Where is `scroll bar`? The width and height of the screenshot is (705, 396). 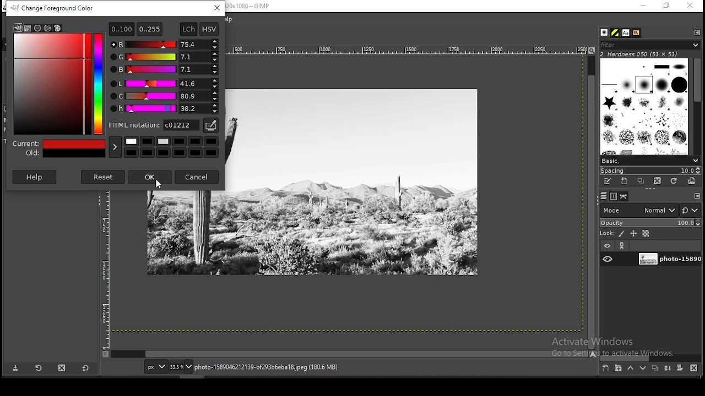
scroll bar is located at coordinates (697, 105).